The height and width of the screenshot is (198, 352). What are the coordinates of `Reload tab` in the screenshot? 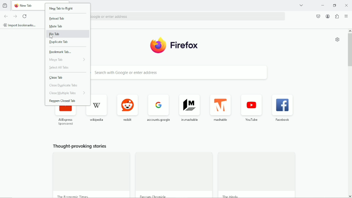 It's located at (57, 18).